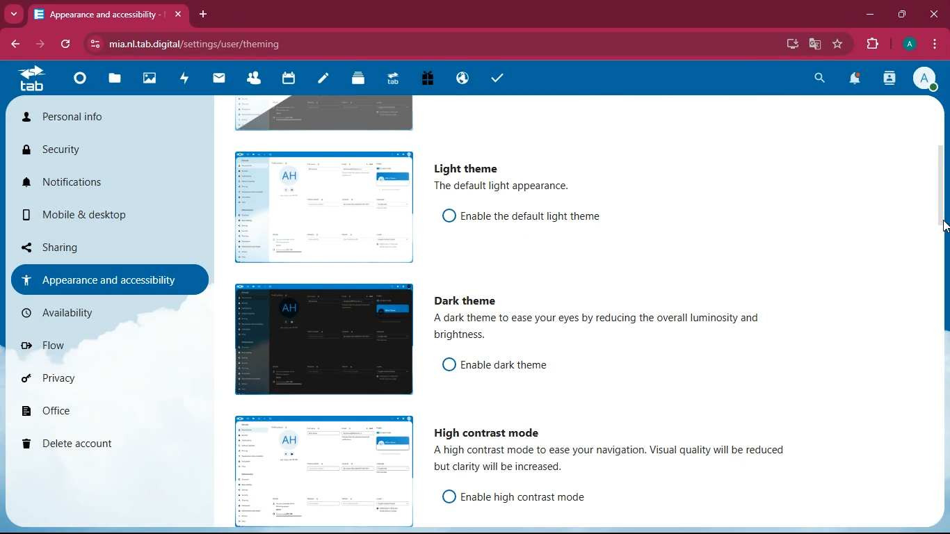  Describe the element at coordinates (871, 17) in the screenshot. I see `minimize` at that location.